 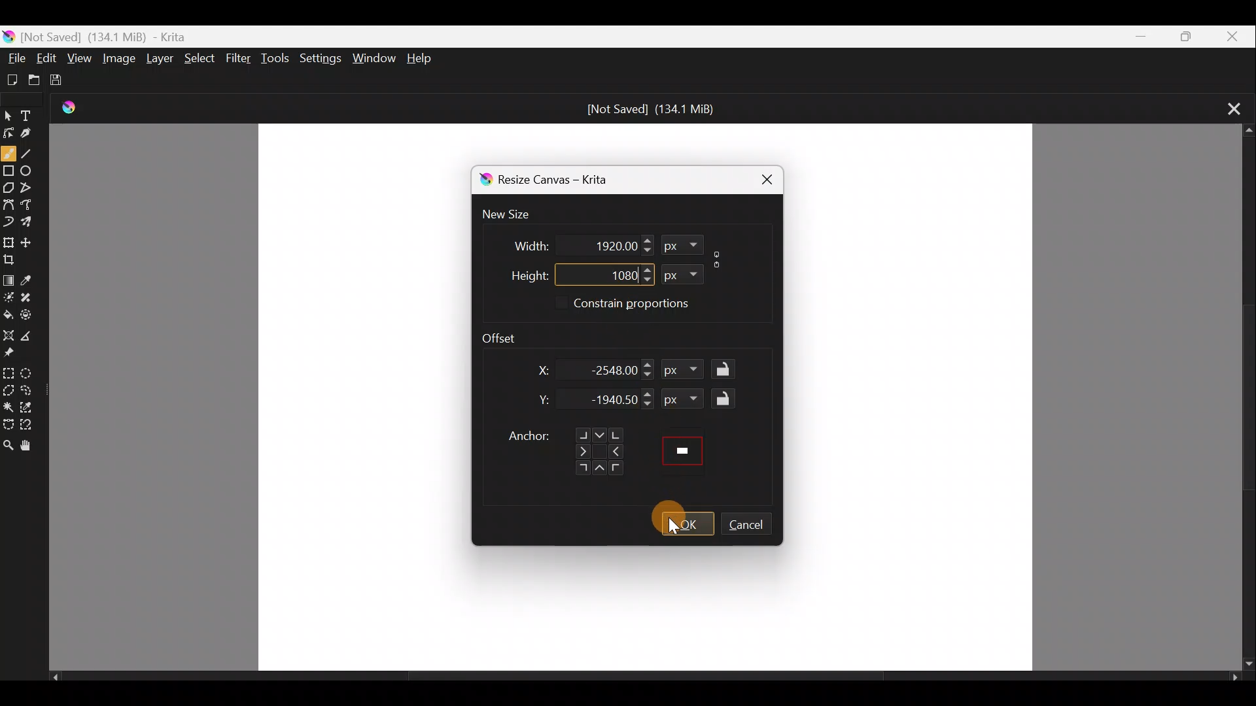 I want to click on Increase width, so click(x=647, y=239).